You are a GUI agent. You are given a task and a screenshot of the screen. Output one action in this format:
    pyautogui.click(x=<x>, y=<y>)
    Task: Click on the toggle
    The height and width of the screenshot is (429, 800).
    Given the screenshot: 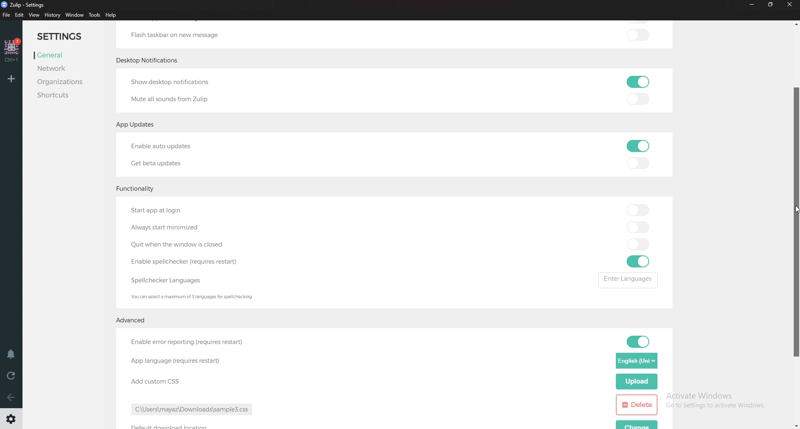 What is the action you would take?
    pyautogui.click(x=637, y=146)
    